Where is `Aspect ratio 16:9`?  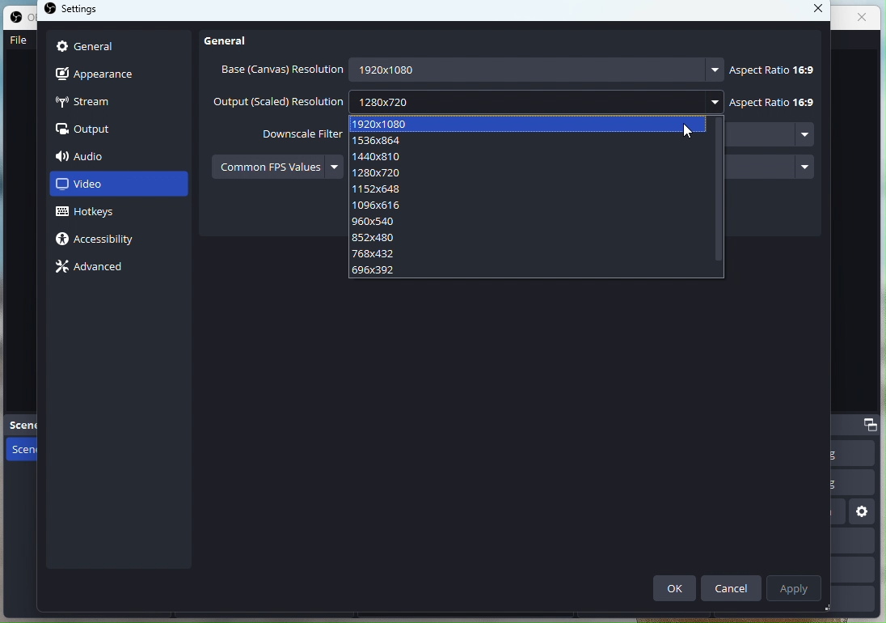 Aspect ratio 16:9 is located at coordinates (772, 102).